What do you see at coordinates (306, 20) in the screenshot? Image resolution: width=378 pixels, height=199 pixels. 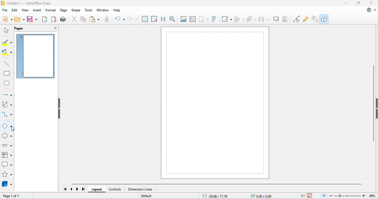 I see `show gluepoint functions` at bounding box center [306, 20].